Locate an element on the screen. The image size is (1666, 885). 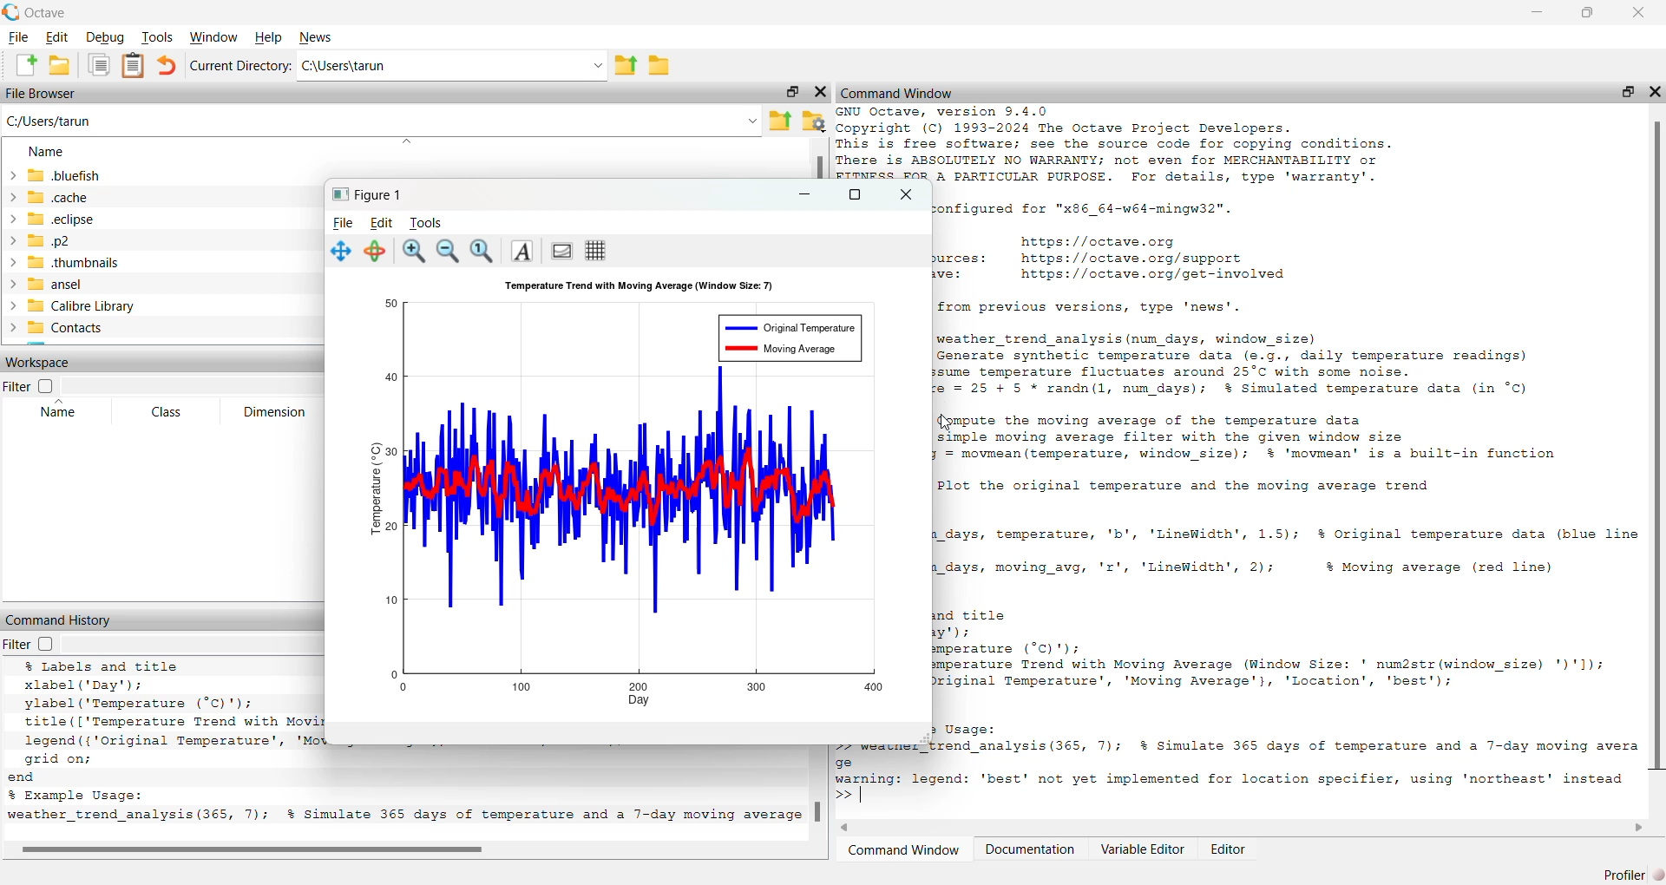
.eclipse is located at coordinates (53, 220).